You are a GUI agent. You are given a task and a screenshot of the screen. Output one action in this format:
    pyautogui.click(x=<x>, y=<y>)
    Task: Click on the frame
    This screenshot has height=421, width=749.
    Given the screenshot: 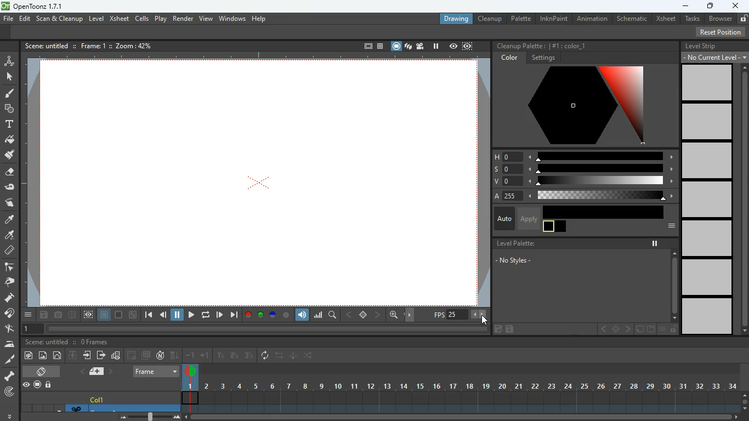 What is the action you would take?
    pyautogui.click(x=467, y=46)
    